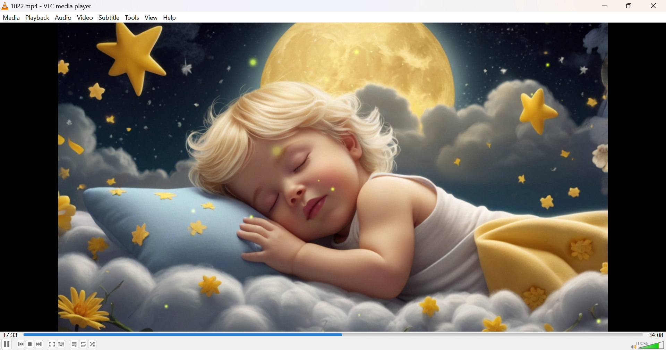  I want to click on 1022.mp4 - VLC media player, so click(47, 6).